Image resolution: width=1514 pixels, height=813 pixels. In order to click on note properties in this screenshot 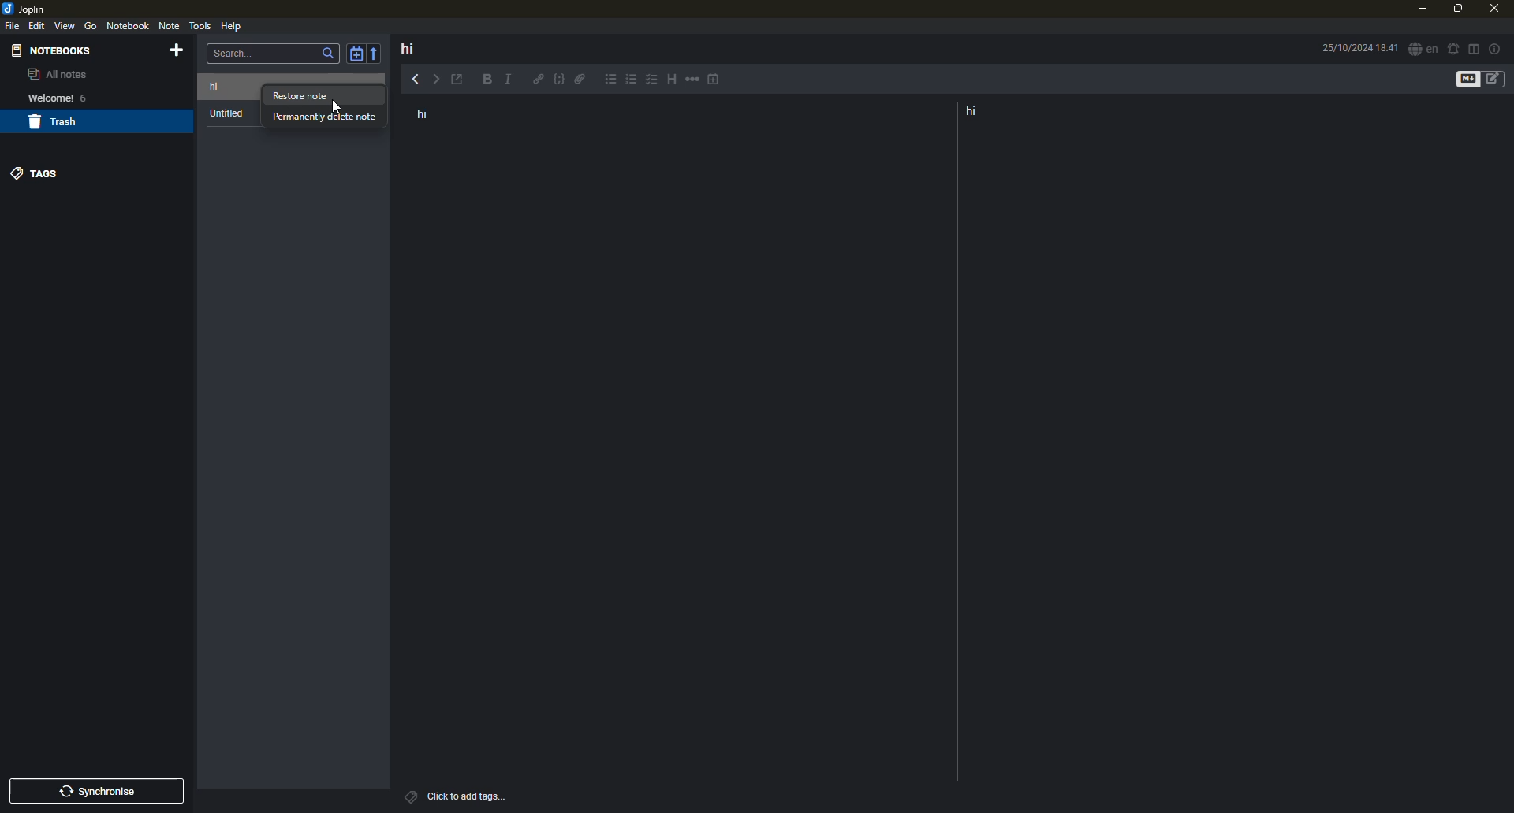, I will do `click(1496, 48)`.